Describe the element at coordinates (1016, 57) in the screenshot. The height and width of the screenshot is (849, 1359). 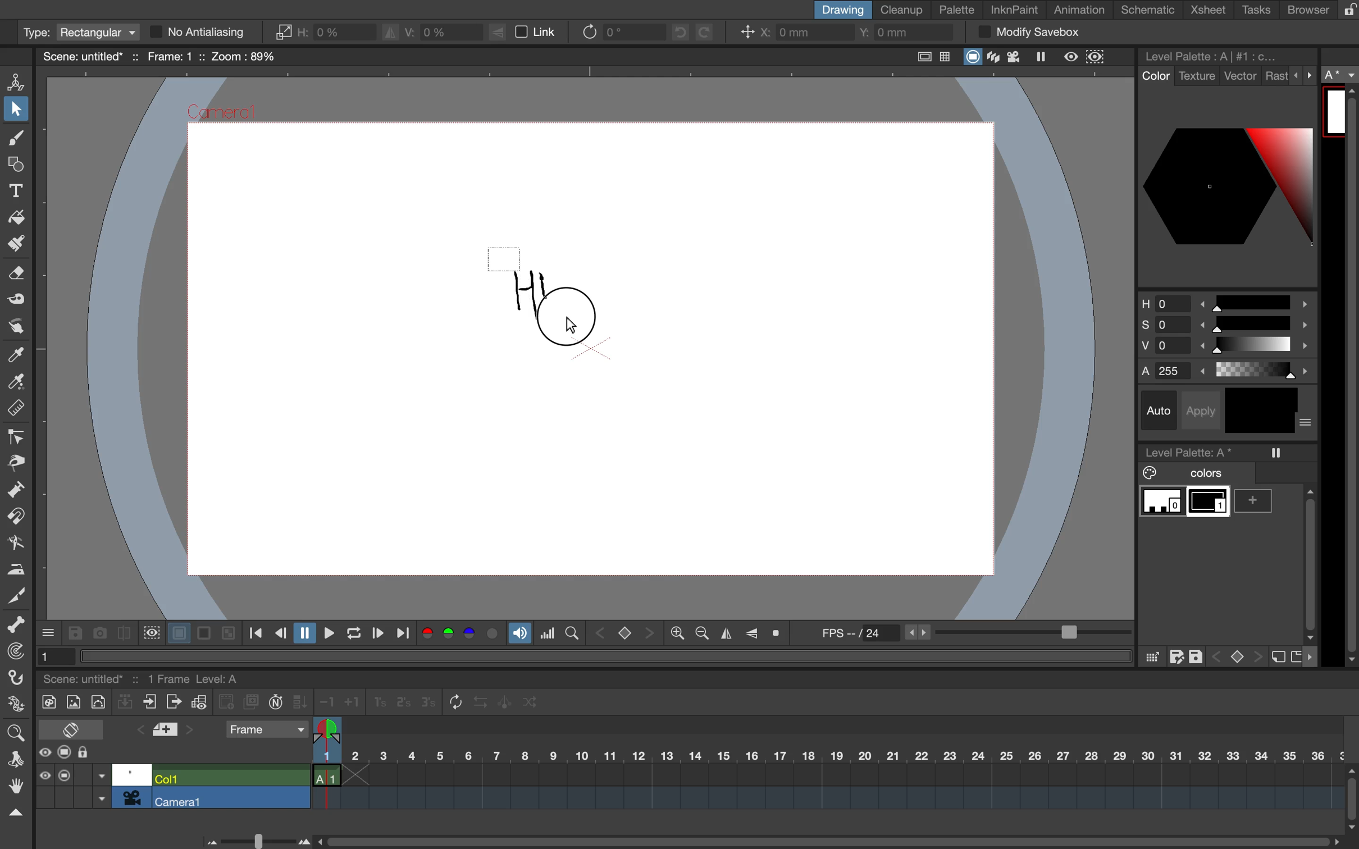
I see `camera view` at that location.